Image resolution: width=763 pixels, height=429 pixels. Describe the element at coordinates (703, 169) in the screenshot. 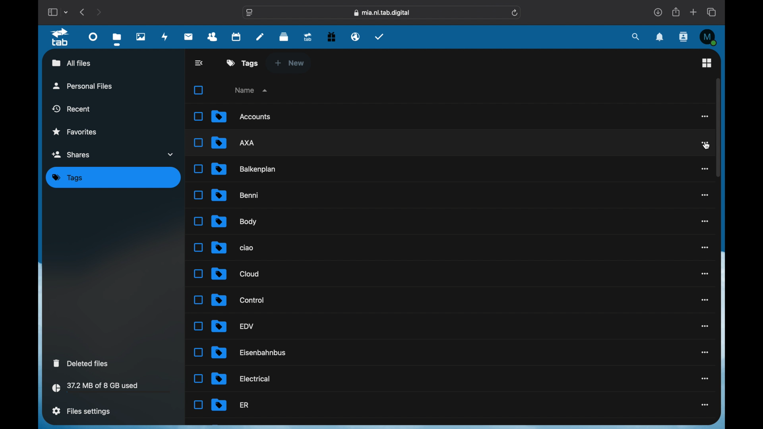

I see `more options` at that location.